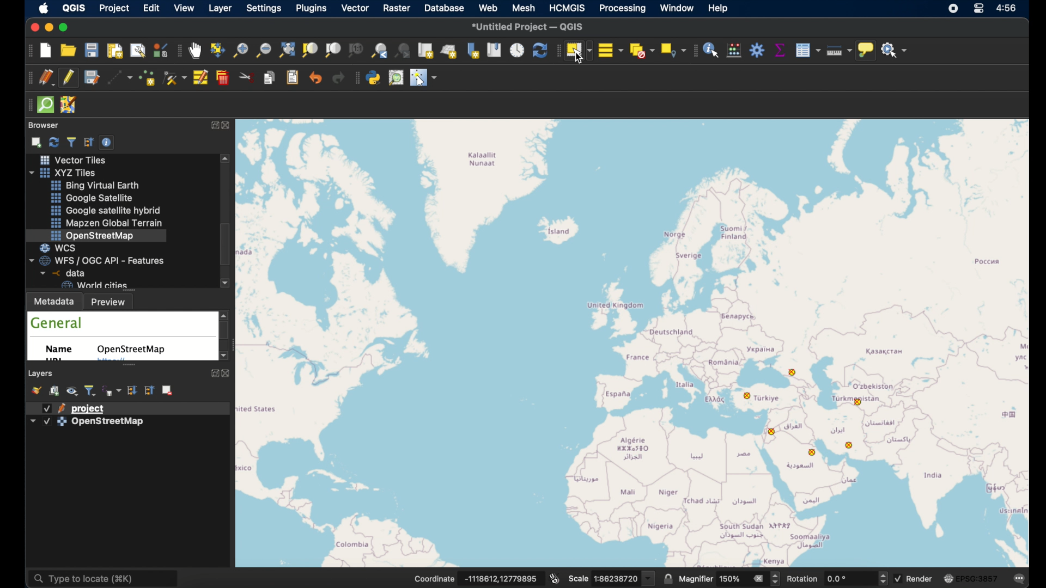  Describe the element at coordinates (35, 142) in the screenshot. I see `add selected layers` at that location.